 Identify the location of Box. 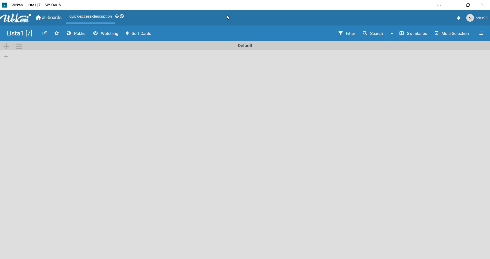
(468, 5).